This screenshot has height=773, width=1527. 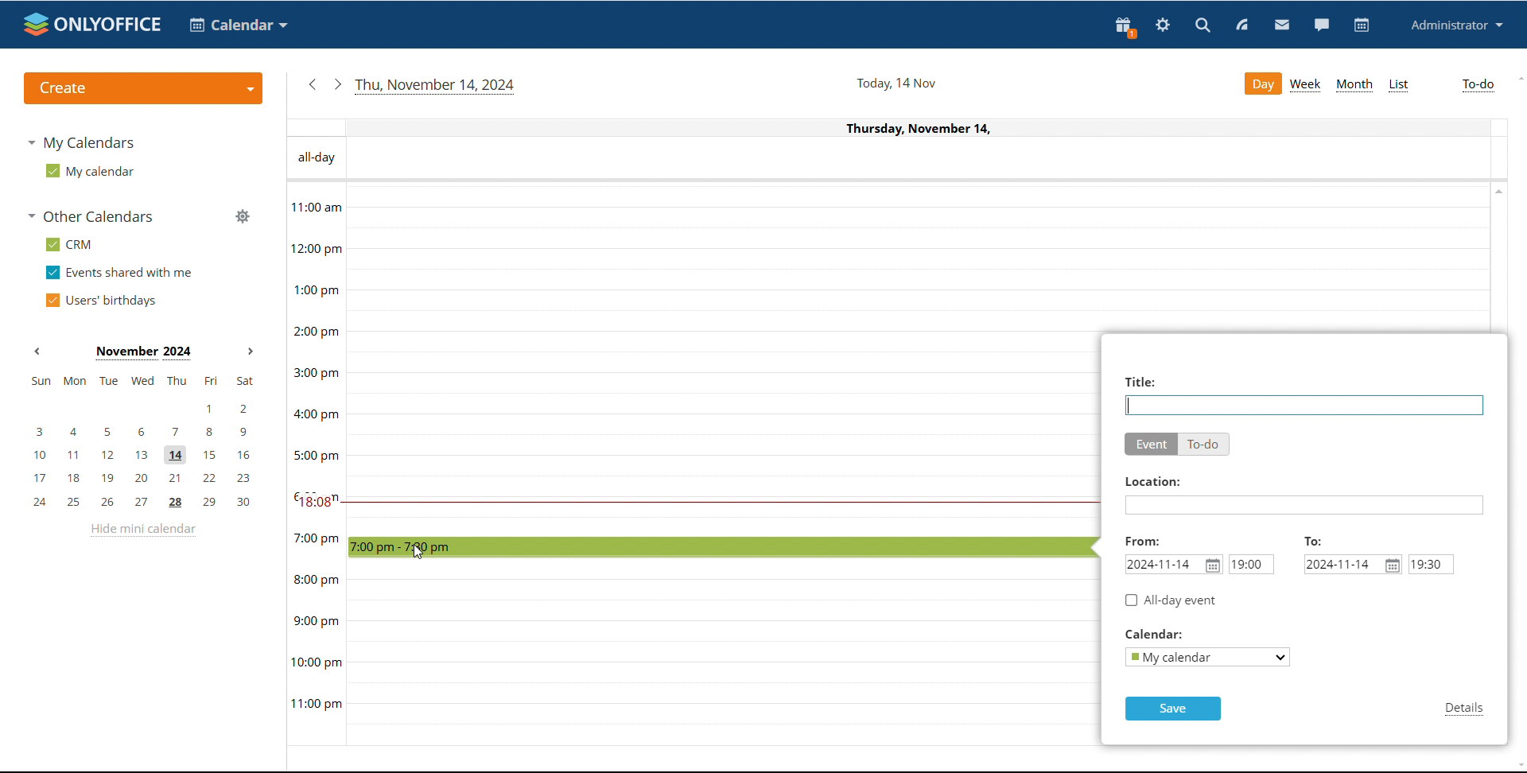 What do you see at coordinates (1517, 767) in the screenshot?
I see `scroll down` at bounding box center [1517, 767].